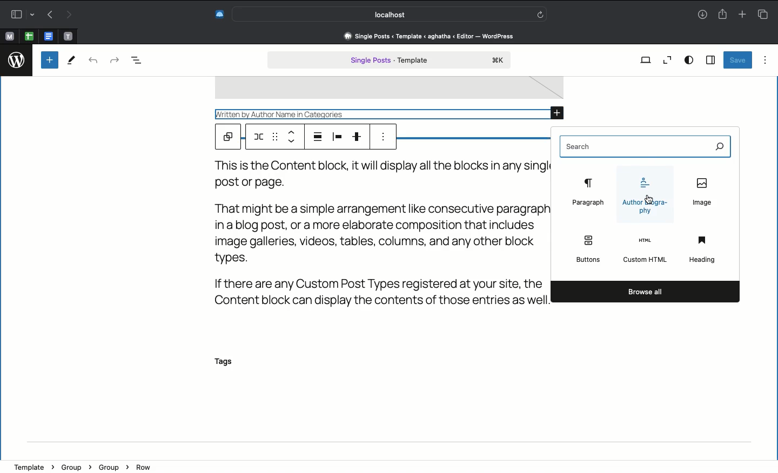 This screenshot has width=778, height=473. Describe the element at coordinates (93, 61) in the screenshot. I see `Undo` at that location.